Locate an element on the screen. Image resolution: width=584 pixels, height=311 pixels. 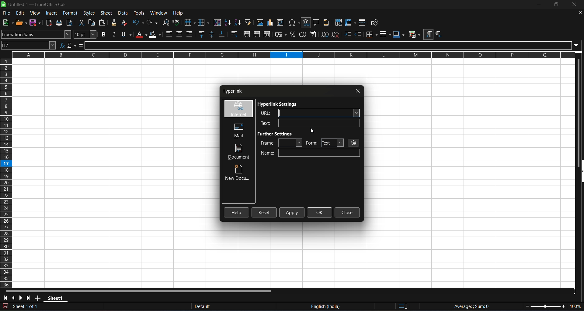
border colors is located at coordinates (399, 35).